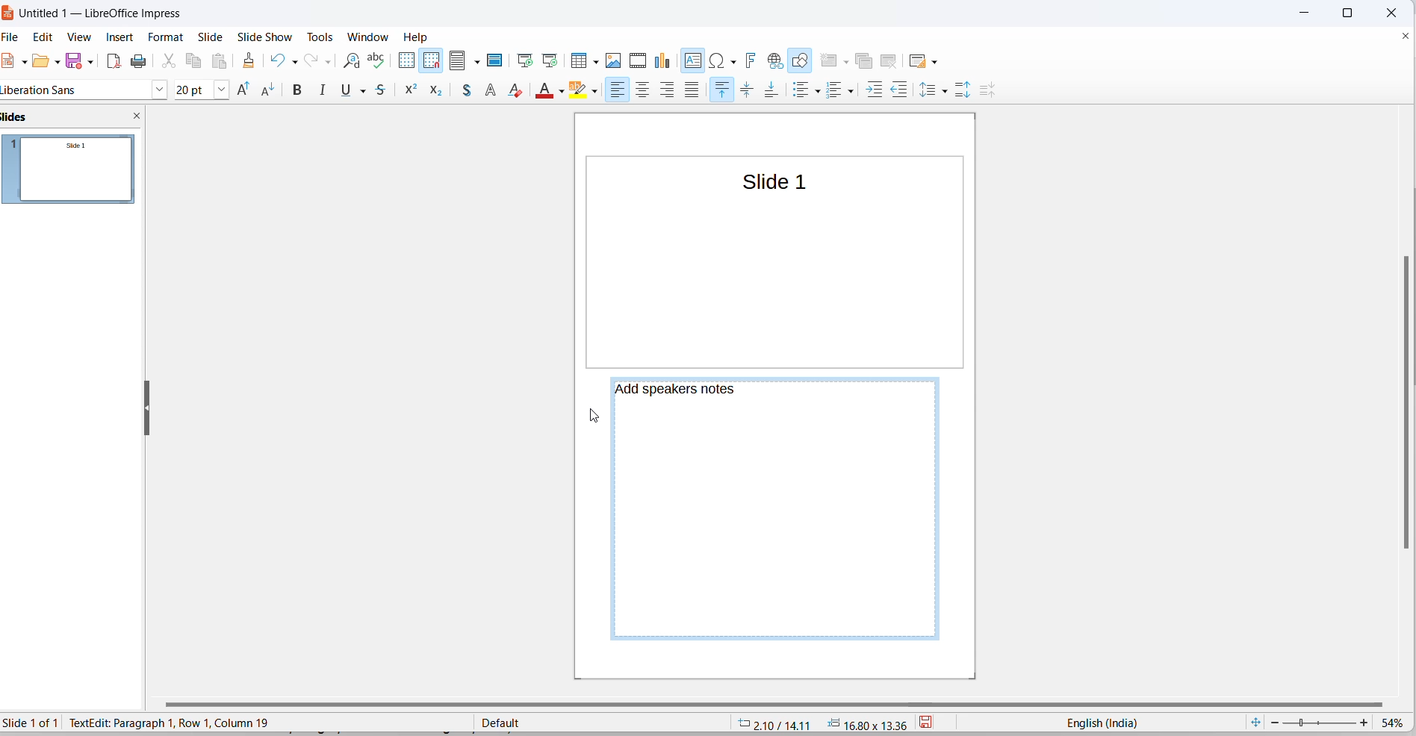 This screenshot has width=1416, height=736. Describe the element at coordinates (801, 60) in the screenshot. I see `draw shapes tools` at that location.